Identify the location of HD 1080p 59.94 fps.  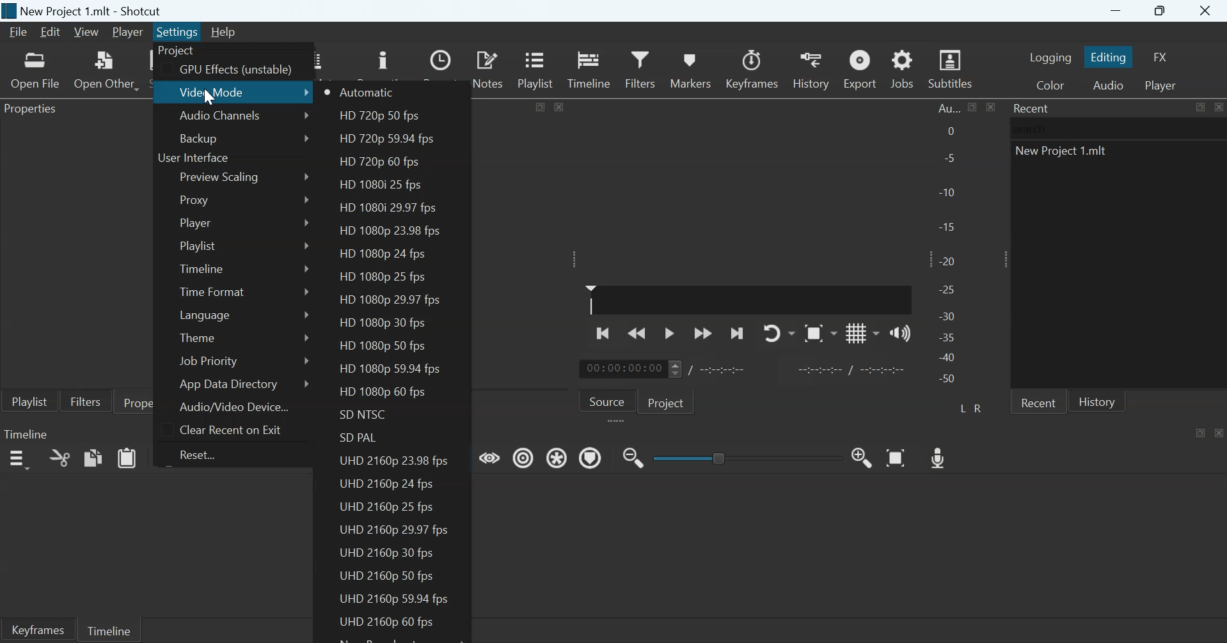
(393, 368).